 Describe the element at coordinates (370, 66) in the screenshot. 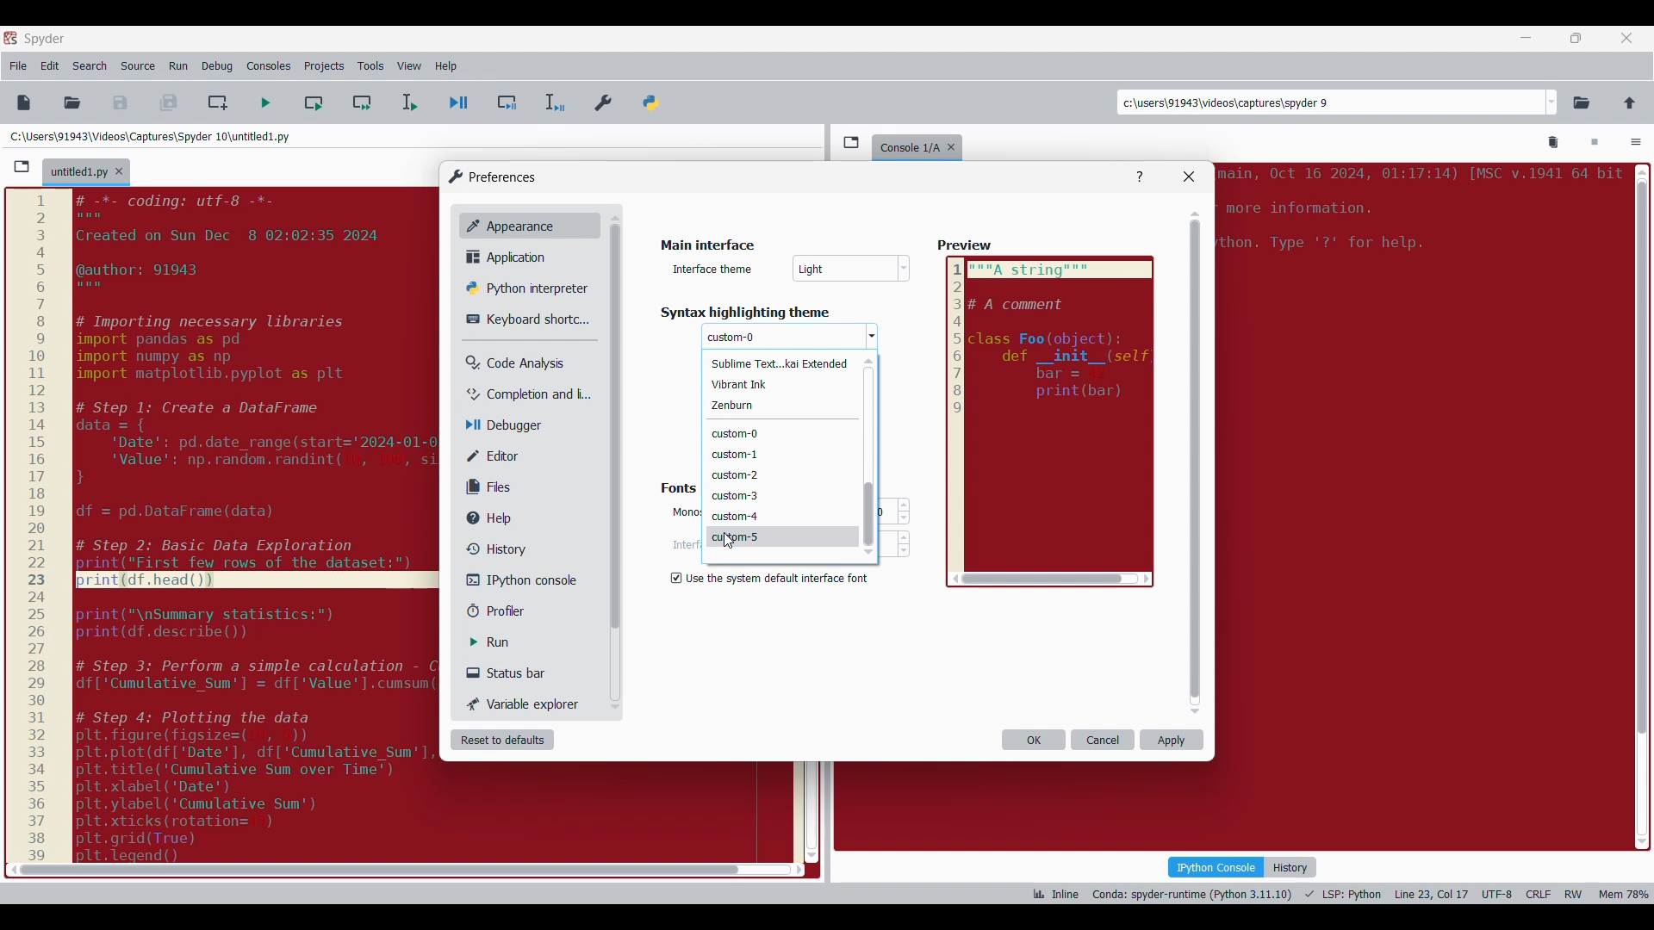

I see `Tools menu` at that location.